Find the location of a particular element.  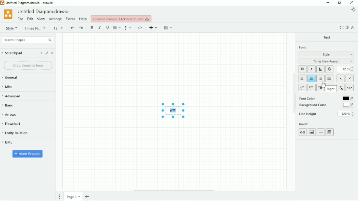

Table is located at coordinates (330, 132).